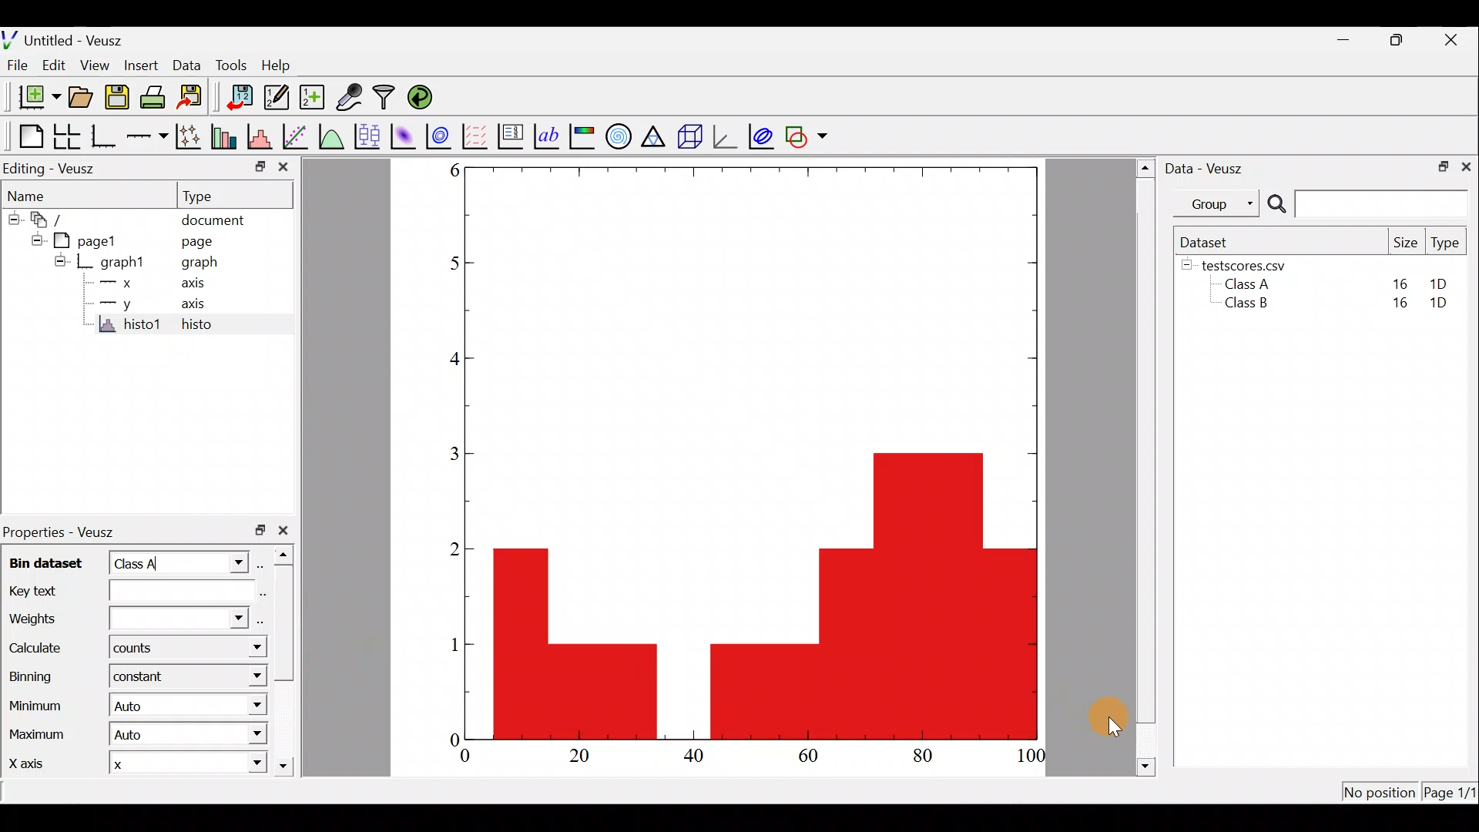  Describe the element at coordinates (582, 136) in the screenshot. I see `Image color bar` at that location.